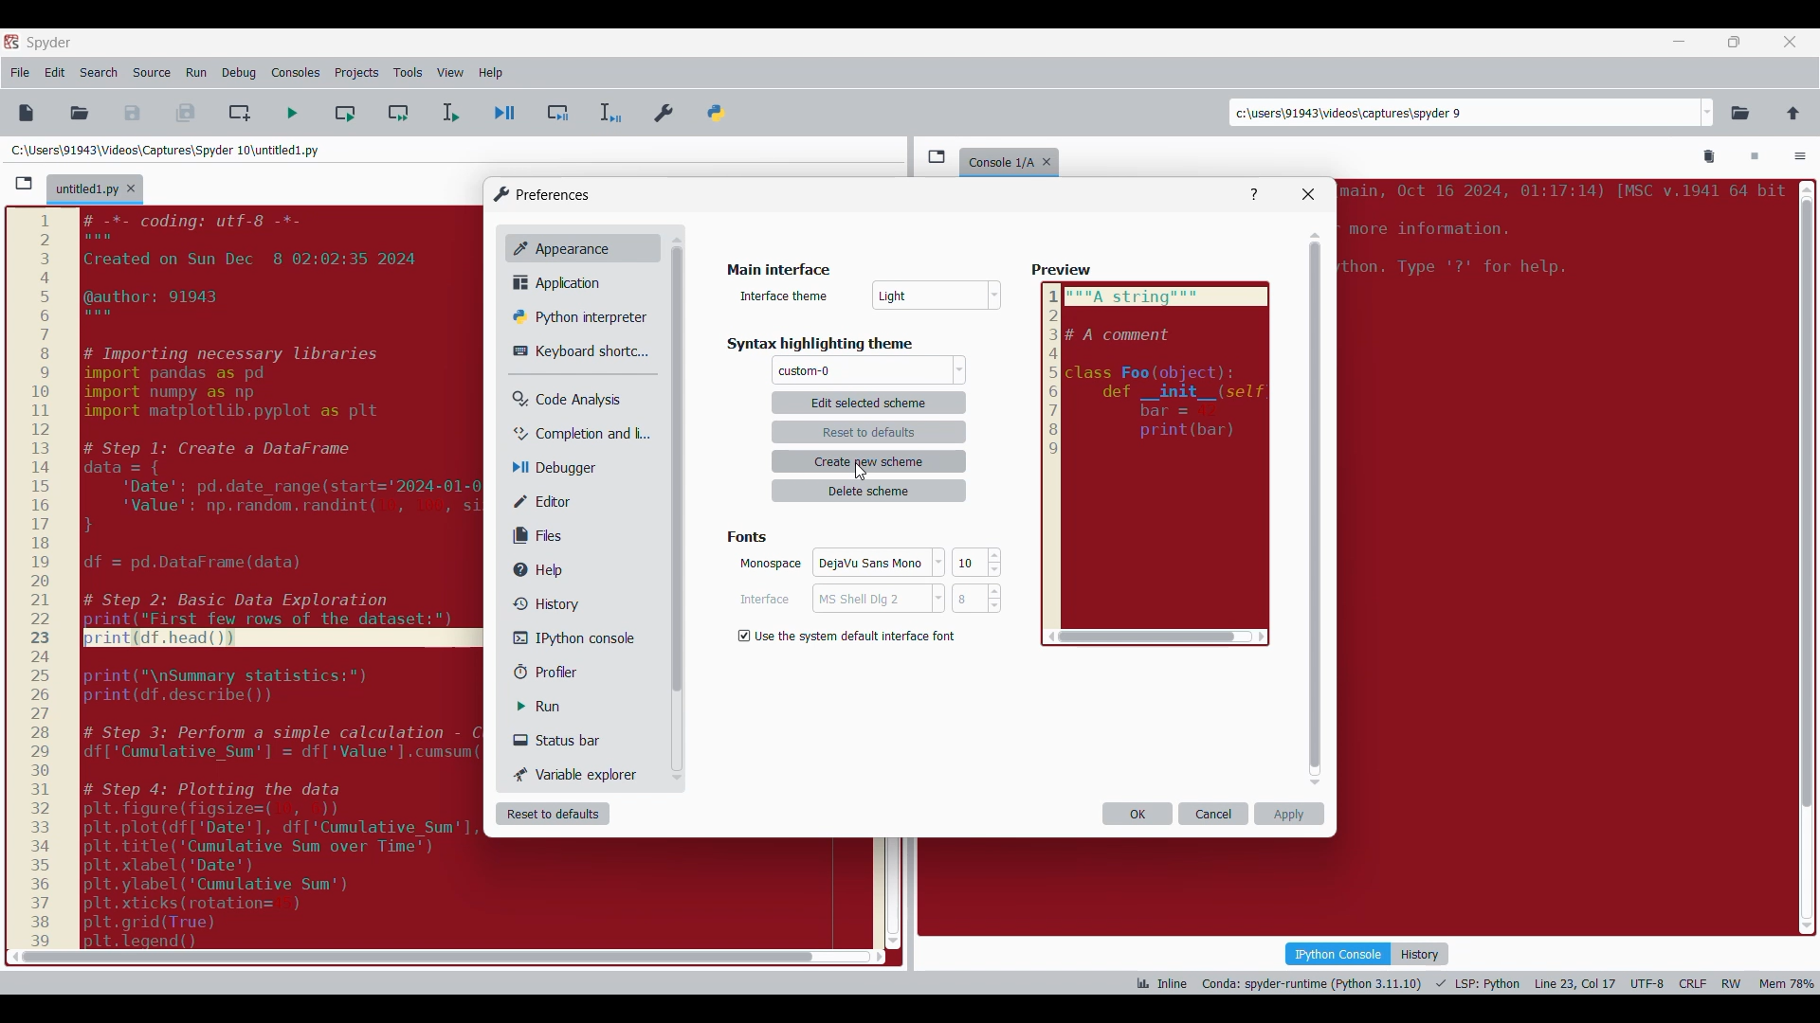  I want to click on Debug file, so click(505, 114).